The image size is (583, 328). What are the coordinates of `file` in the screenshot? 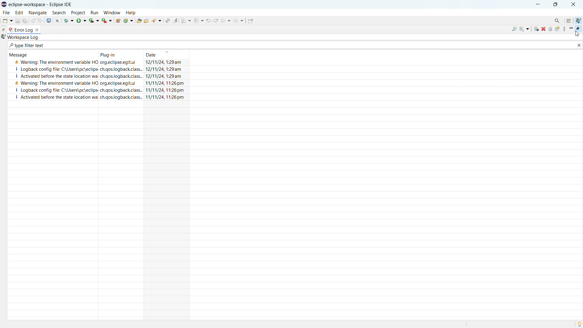 It's located at (6, 12).